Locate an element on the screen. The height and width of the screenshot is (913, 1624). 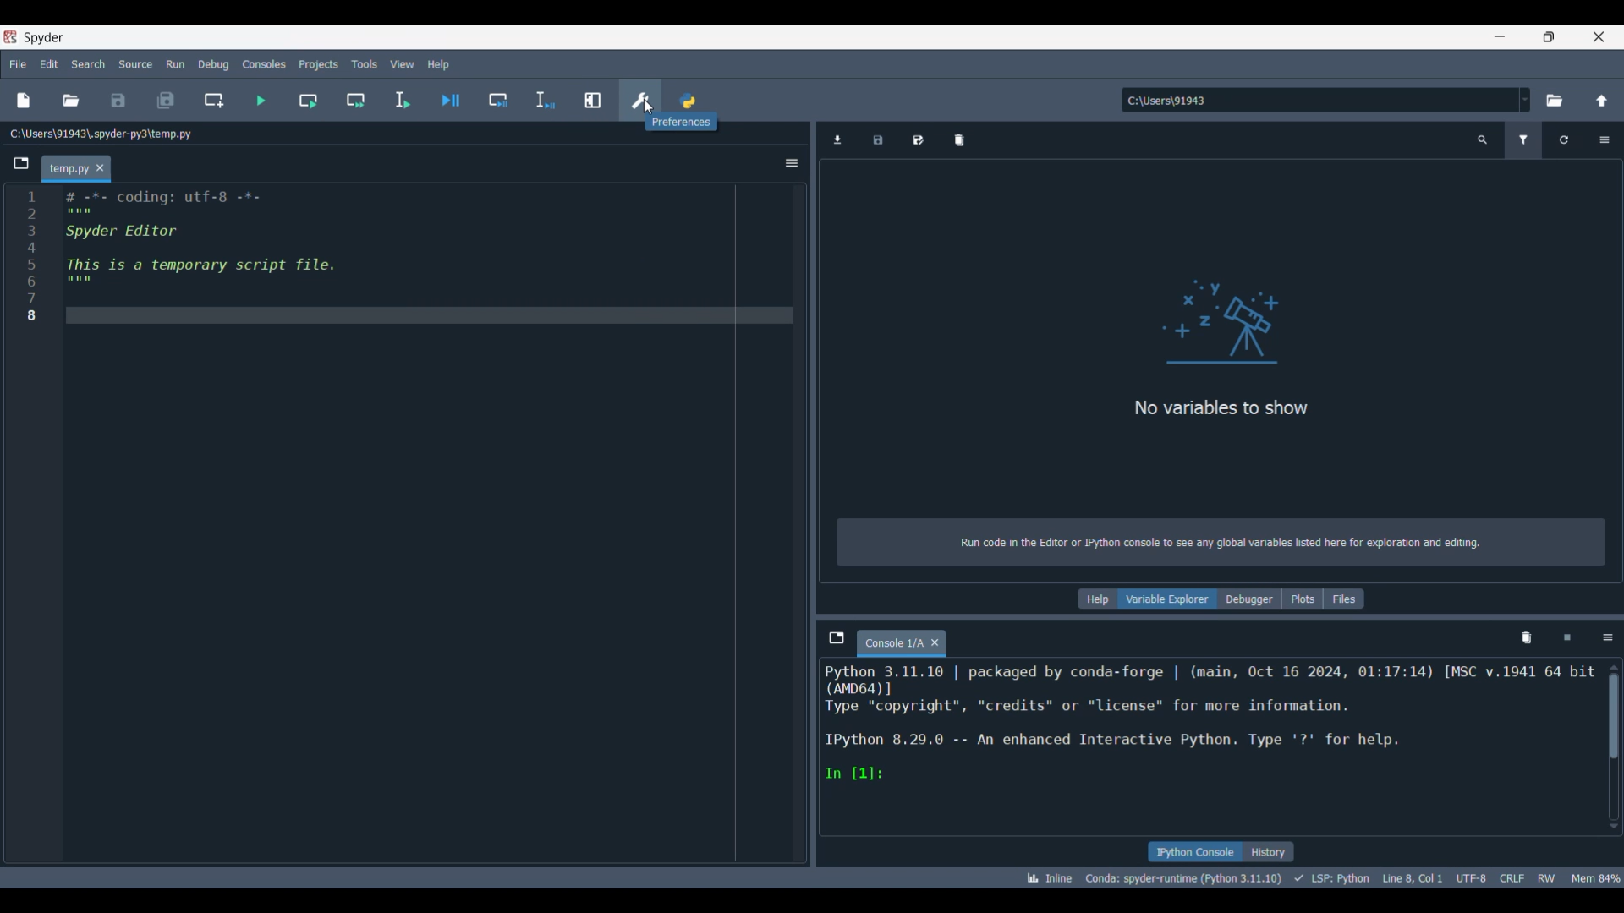
Files is located at coordinates (1344, 599).